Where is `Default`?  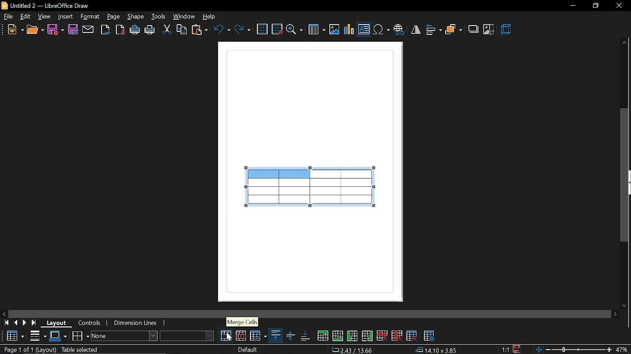 Default is located at coordinates (249, 350).